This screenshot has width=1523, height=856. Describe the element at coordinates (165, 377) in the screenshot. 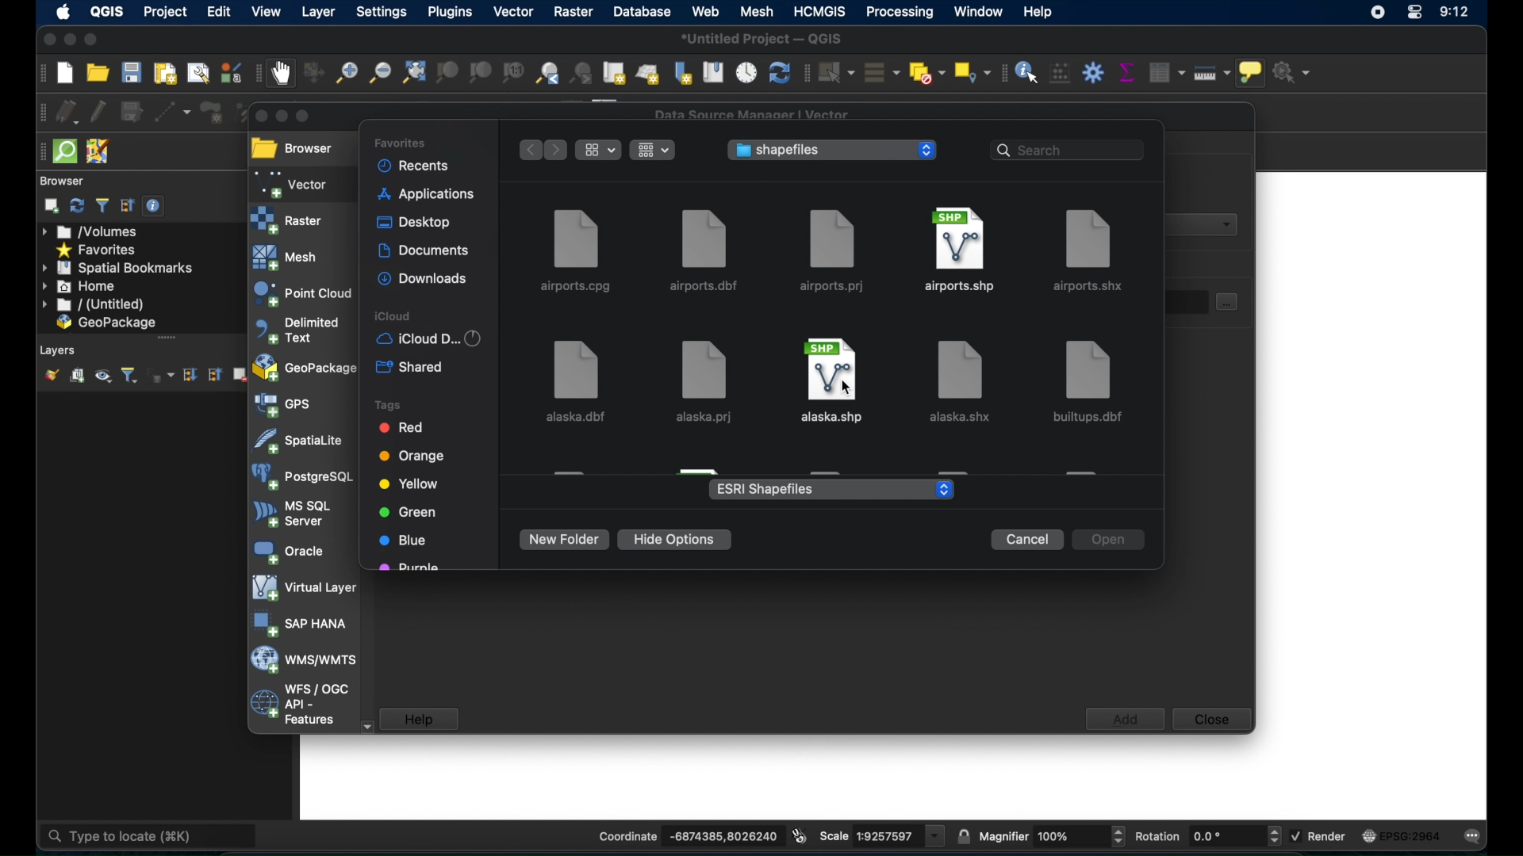

I see `filter legend by expression` at that location.